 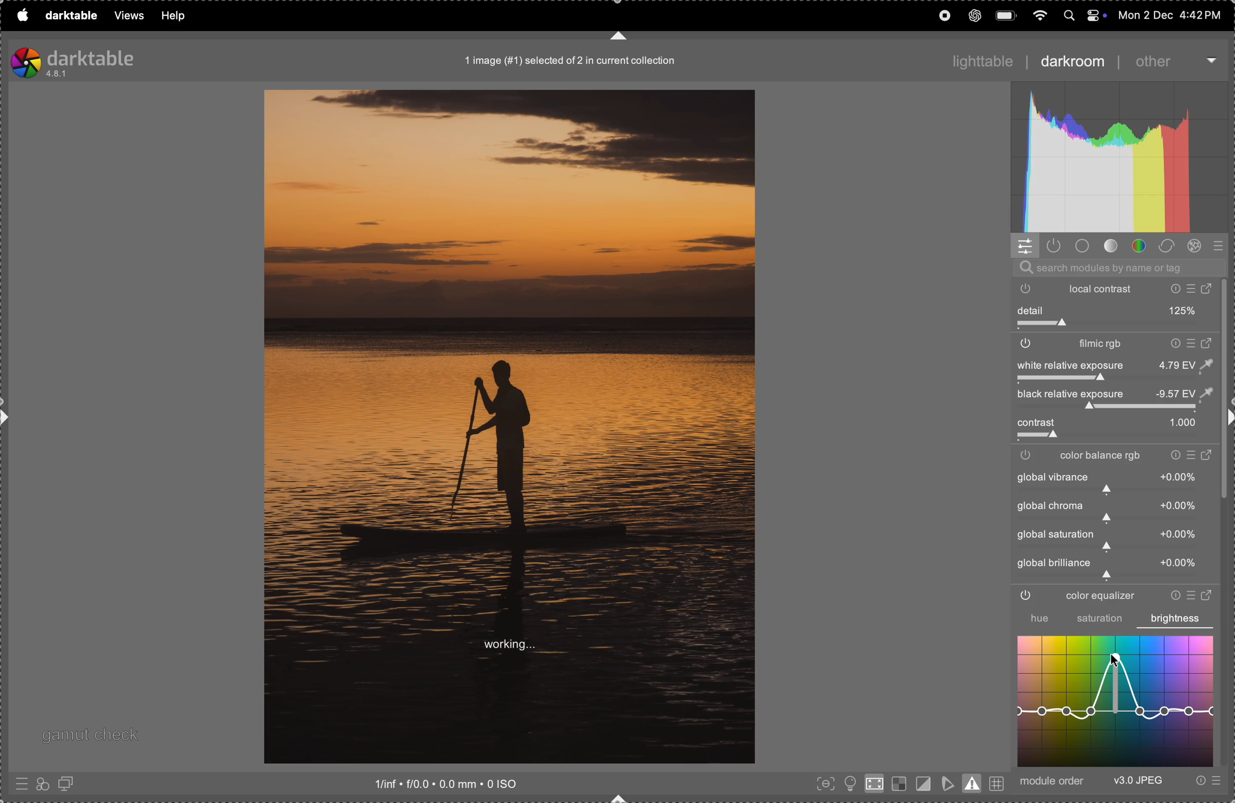 I want to click on searchbar, so click(x=1117, y=268).